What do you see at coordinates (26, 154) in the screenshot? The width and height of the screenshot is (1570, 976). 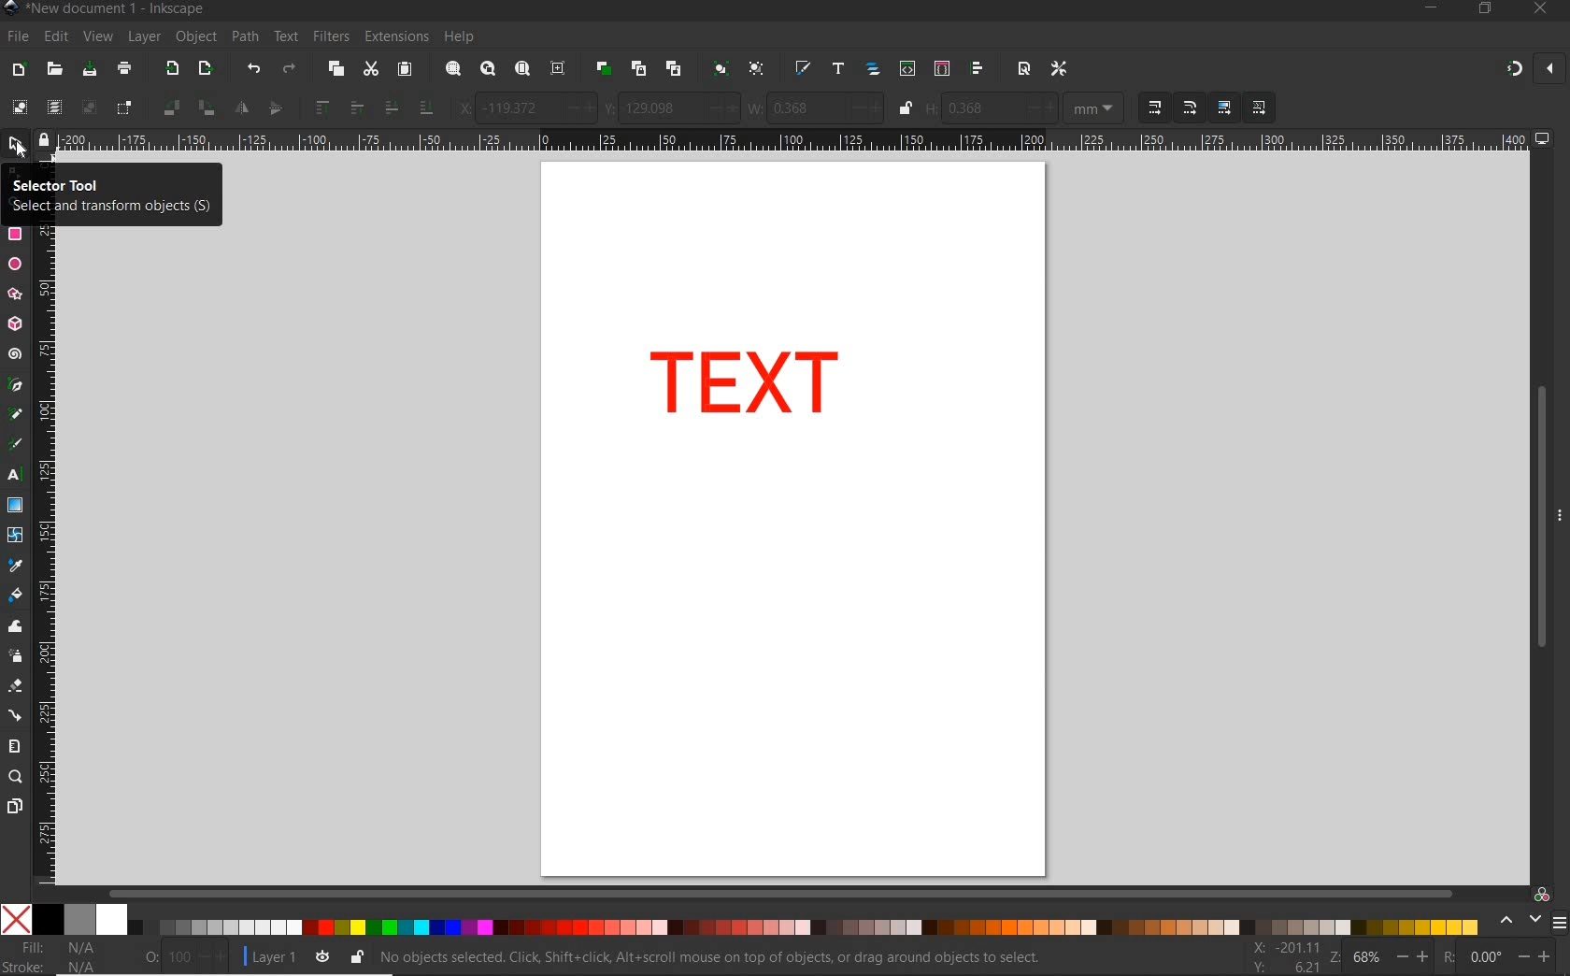 I see `cursor` at bounding box center [26, 154].